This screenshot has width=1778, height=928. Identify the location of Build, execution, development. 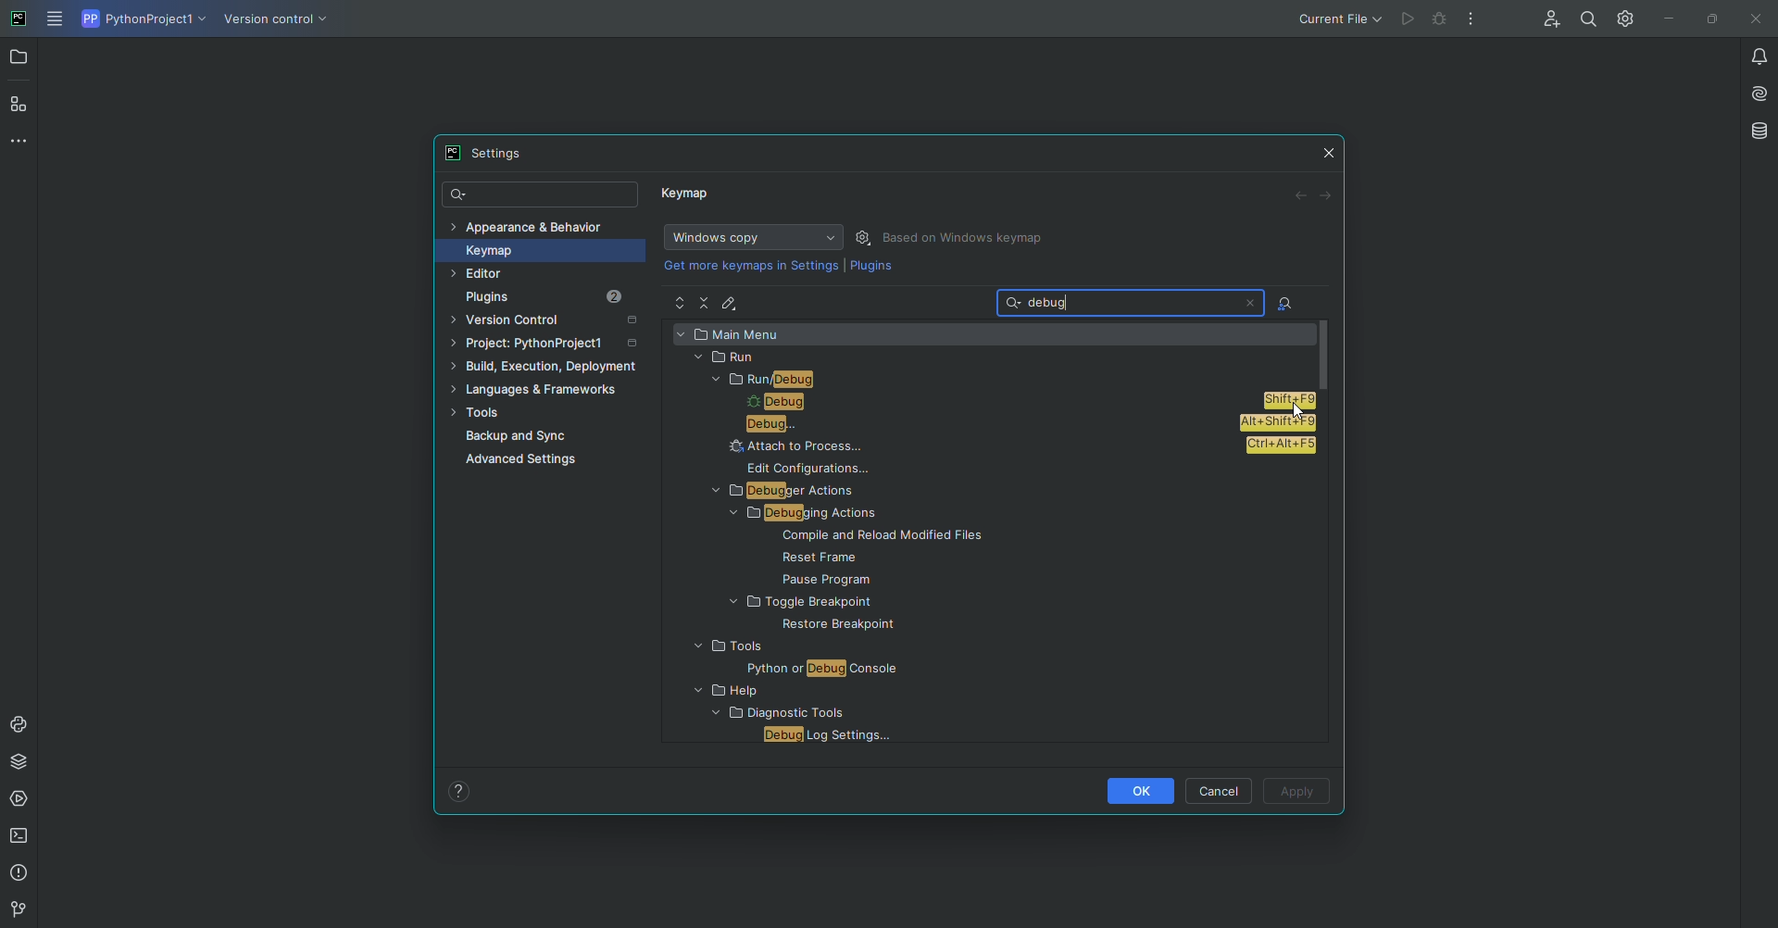
(549, 370).